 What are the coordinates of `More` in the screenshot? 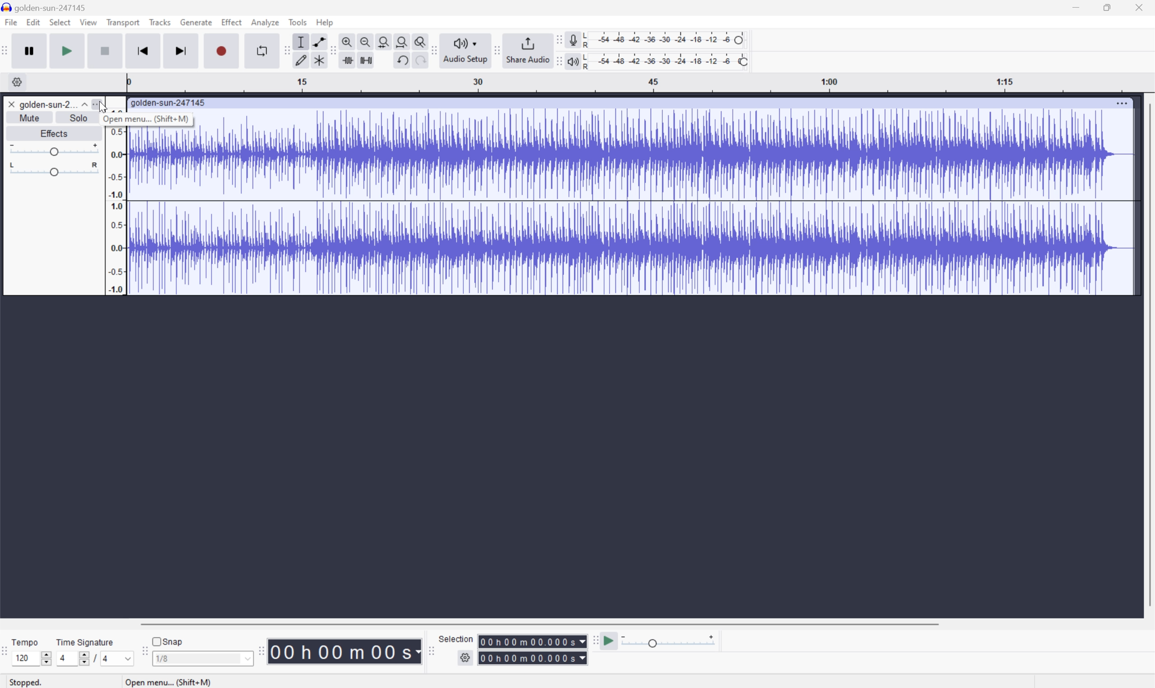 It's located at (1122, 103).